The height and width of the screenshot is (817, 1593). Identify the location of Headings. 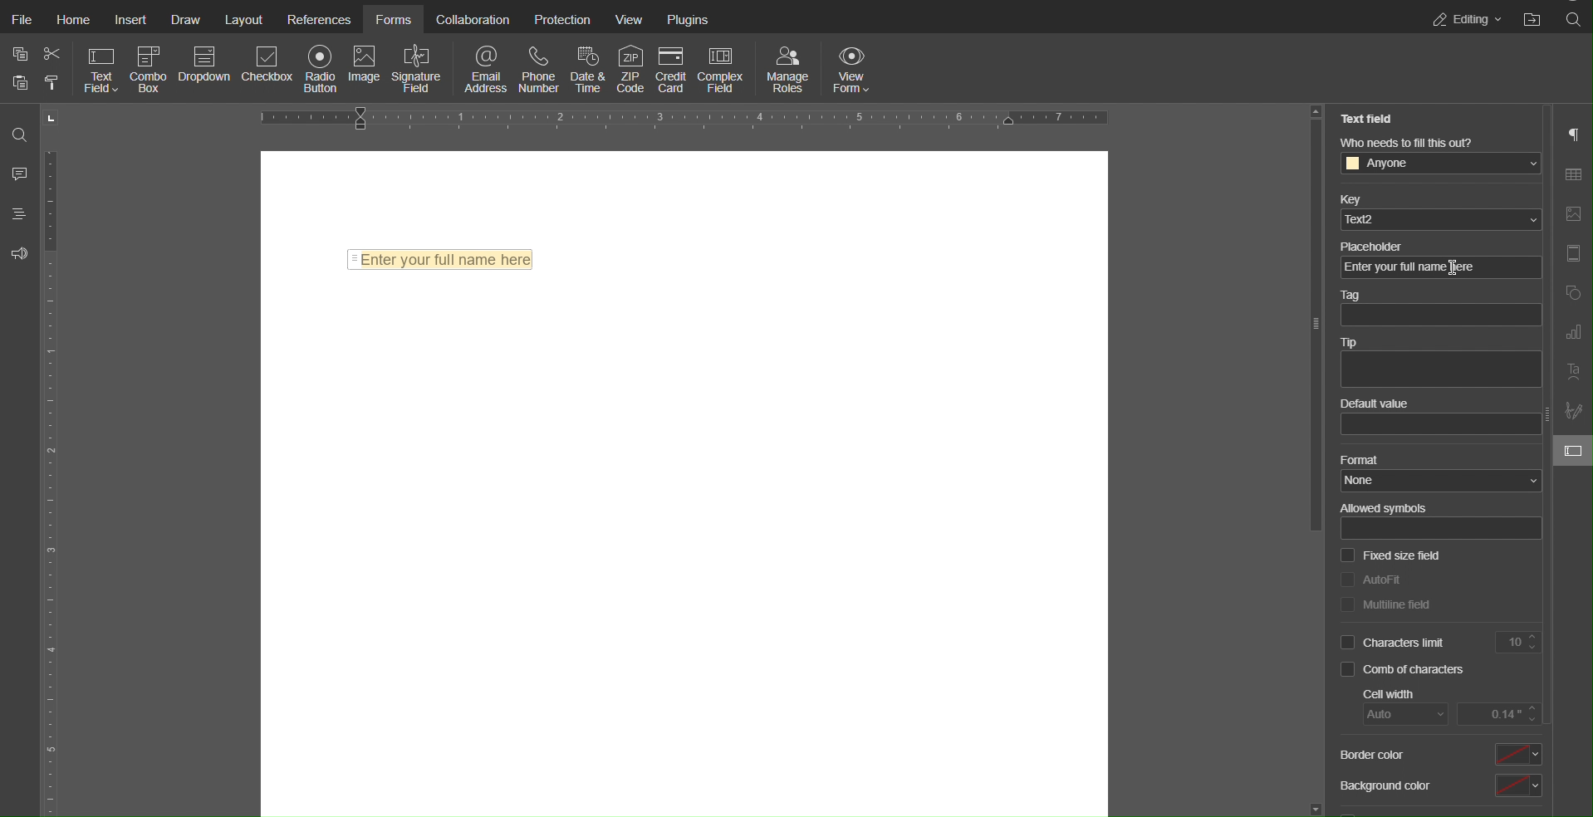
(20, 213).